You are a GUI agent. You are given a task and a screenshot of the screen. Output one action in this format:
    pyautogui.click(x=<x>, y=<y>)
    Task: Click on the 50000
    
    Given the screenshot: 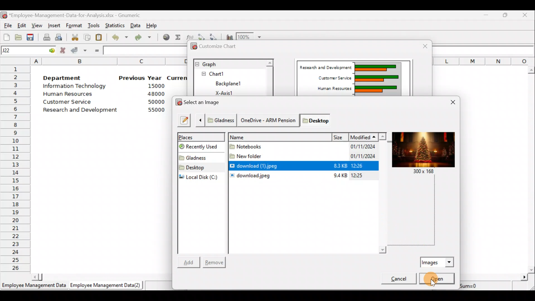 What is the action you would take?
    pyautogui.click(x=155, y=102)
    